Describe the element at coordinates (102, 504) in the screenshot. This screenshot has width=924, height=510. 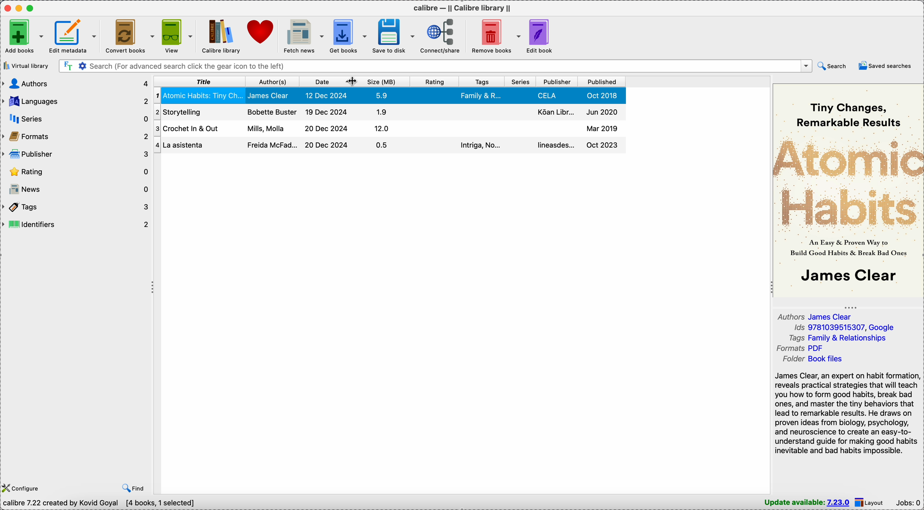
I see `Calibre 7.22 created by Kovid Goyal [4 books, 1 selected]` at that location.